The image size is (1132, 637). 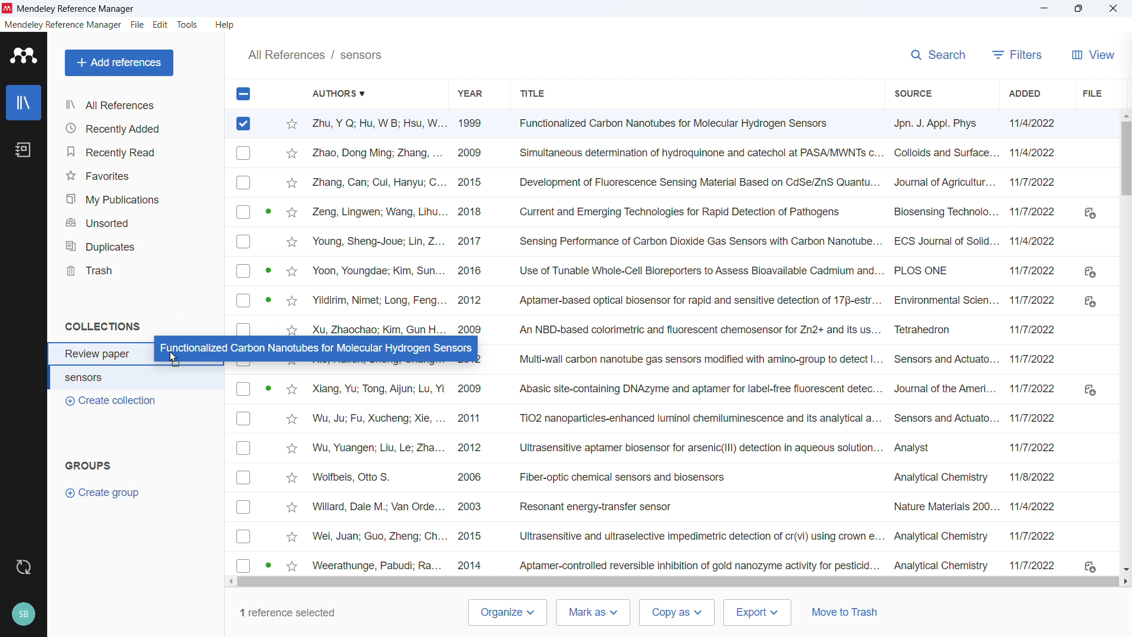 What do you see at coordinates (175, 360) in the screenshot?
I see `Cursor` at bounding box center [175, 360].